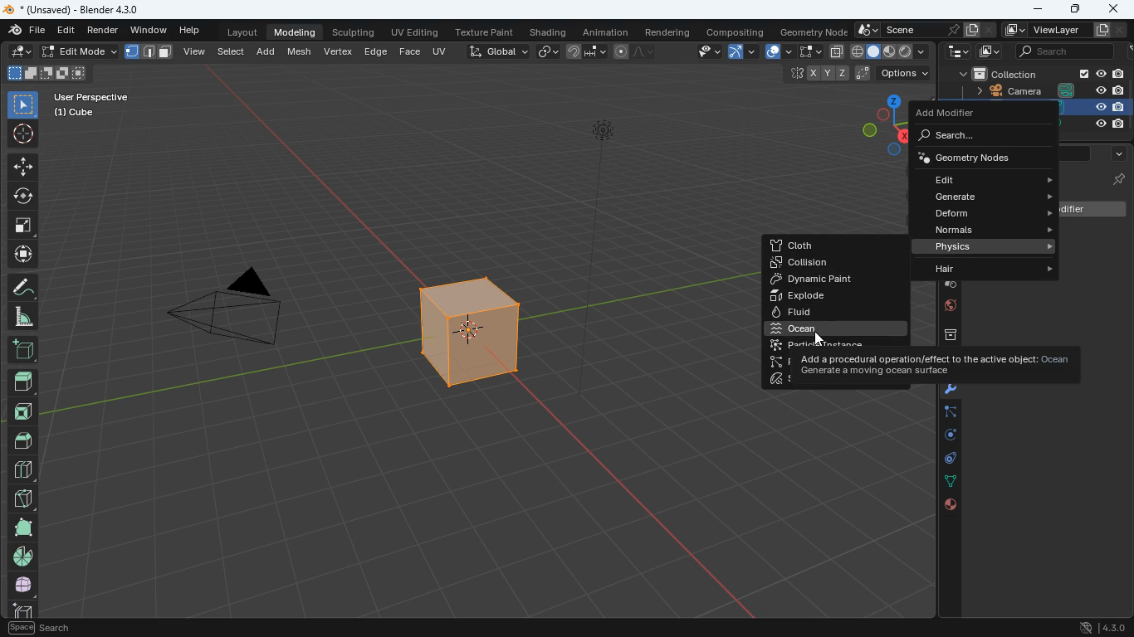 The image size is (1134, 637). What do you see at coordinates (77, 52) in the screenshot?
I see `edit mode` at bounding box center [77, 52].